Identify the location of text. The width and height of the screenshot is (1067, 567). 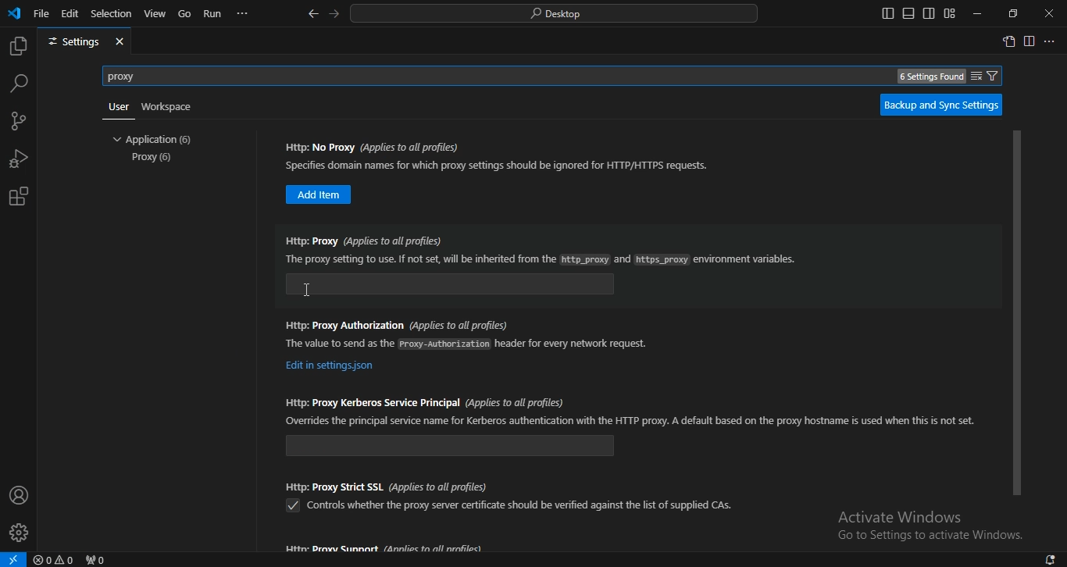
(932, 537).